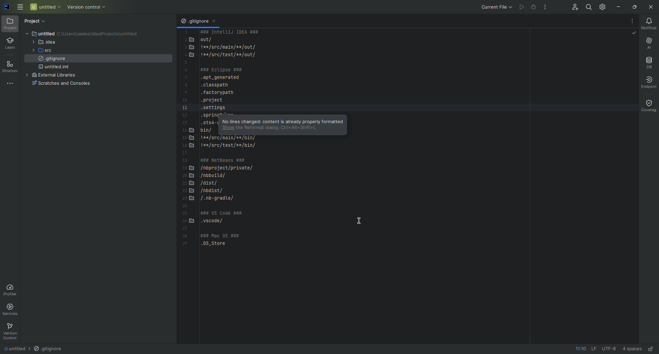  I want to click on 4 spaces(indent), so click(633, 348).